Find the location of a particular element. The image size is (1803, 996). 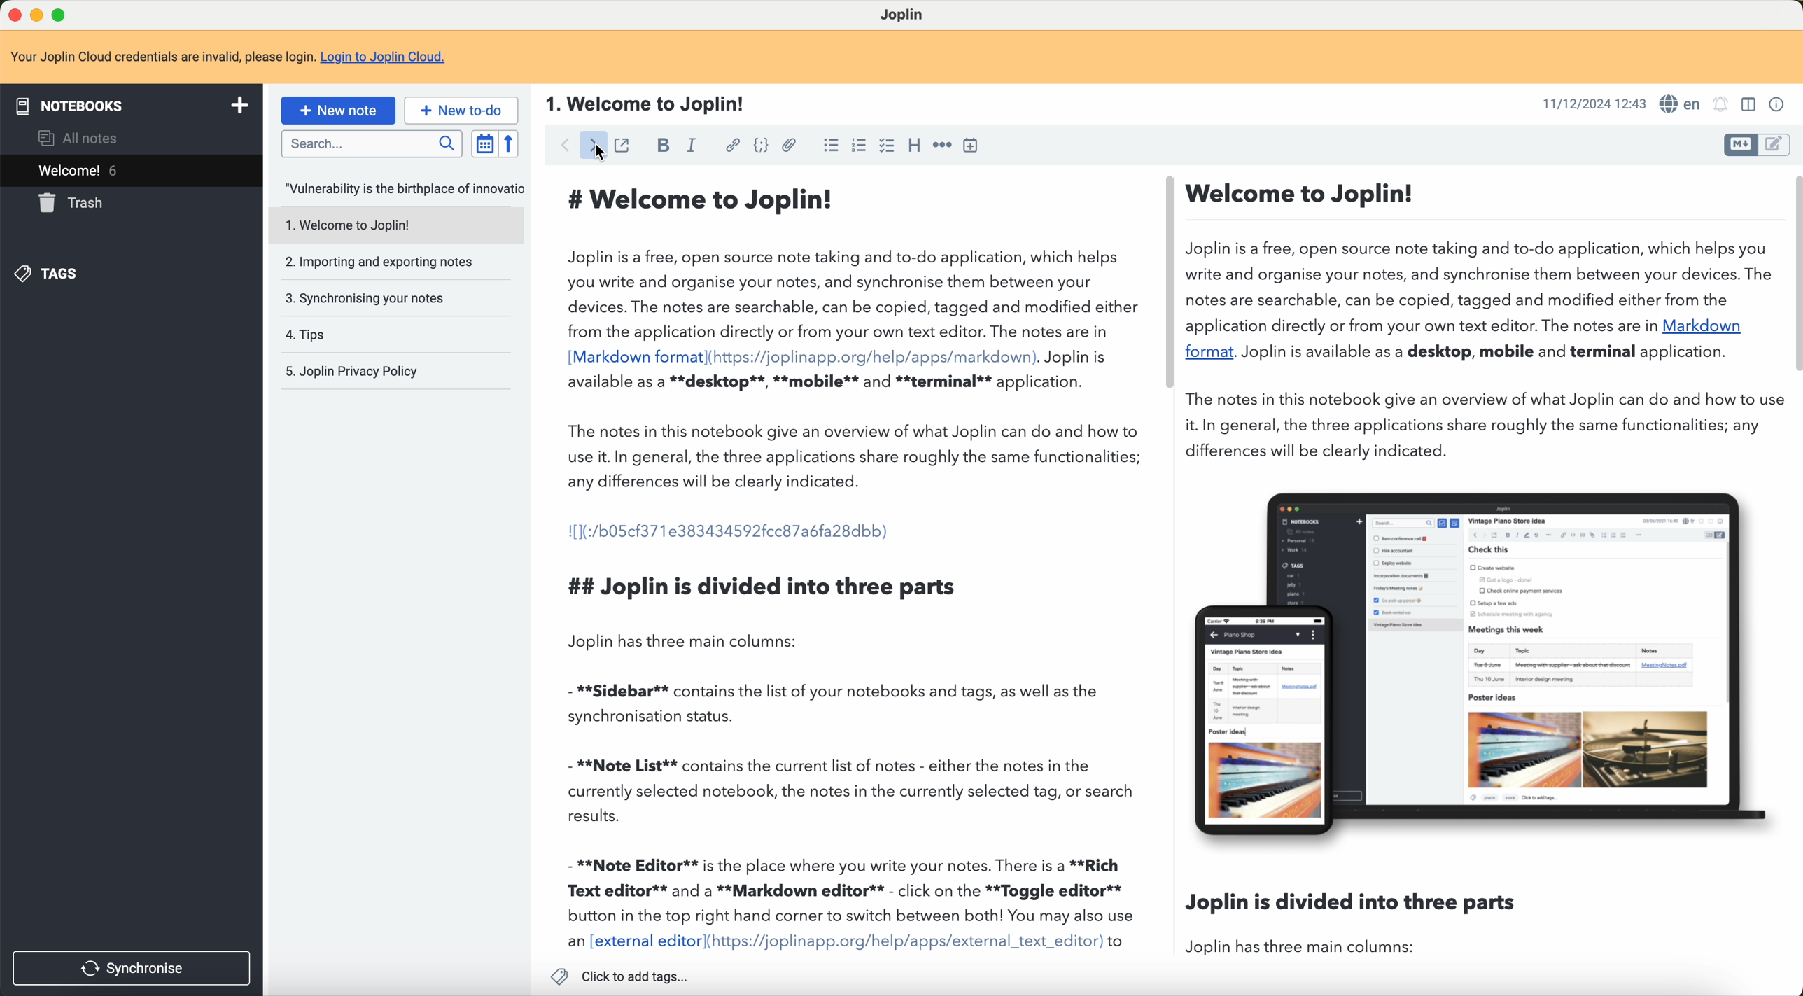

language is located at coordinates (1683, 106).